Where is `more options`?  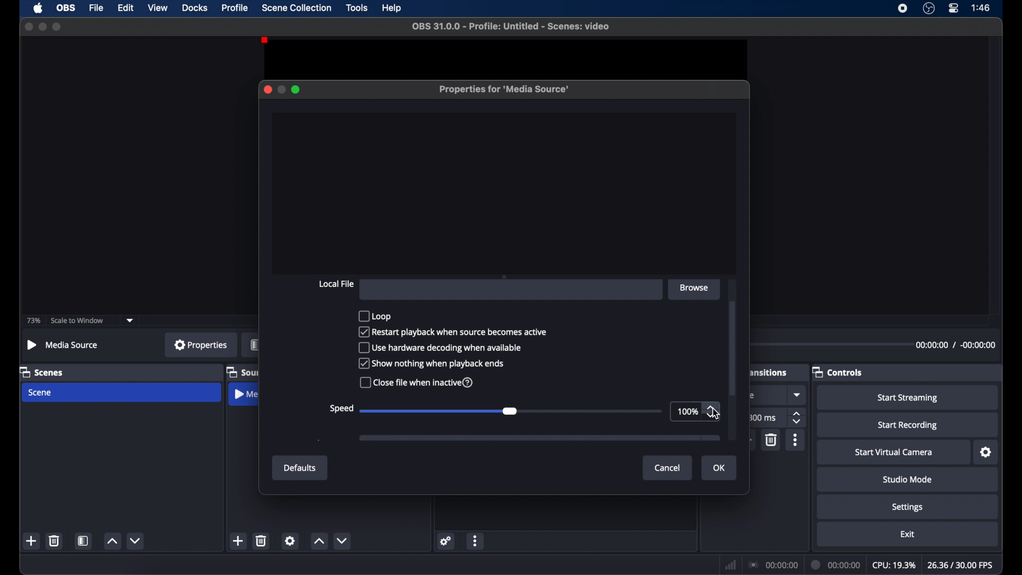 more options is located at coordinates (475, 542).